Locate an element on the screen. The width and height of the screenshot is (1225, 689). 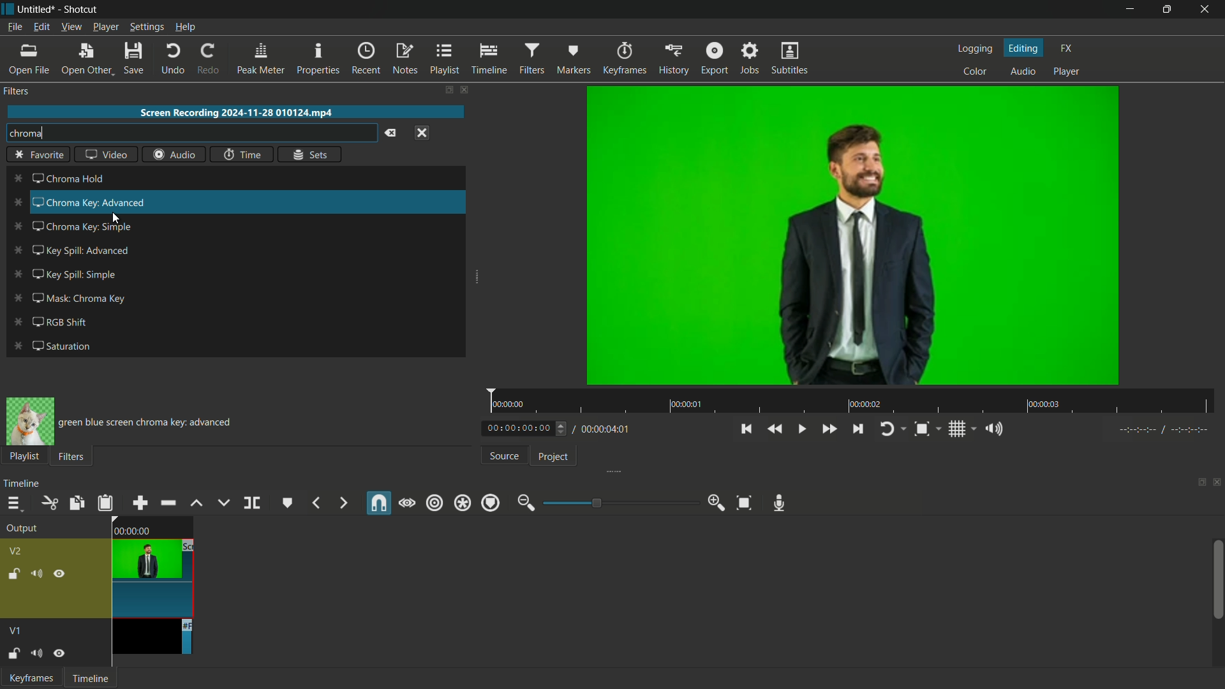
subtitles is located at coordinates (791, 58).